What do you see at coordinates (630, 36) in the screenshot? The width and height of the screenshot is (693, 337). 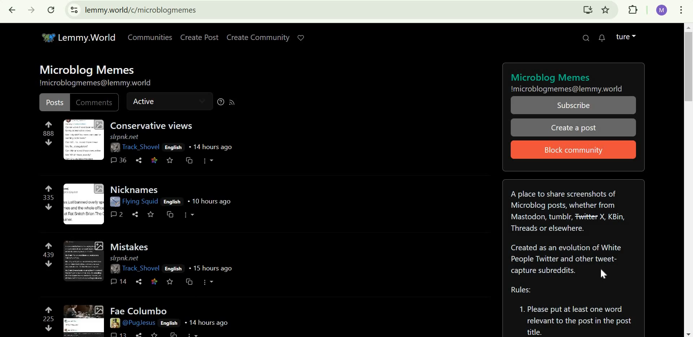 I see `ture ` at bounding box center [630, 36].